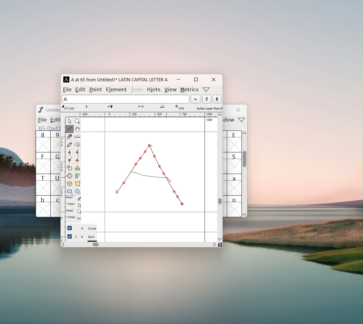 Image resolution: width=363 pixels, height=324 pixels. What do you see at coordinates (146, 108) in the screenshot?
I see `distance from starting point` at bounding box center [146, 108].